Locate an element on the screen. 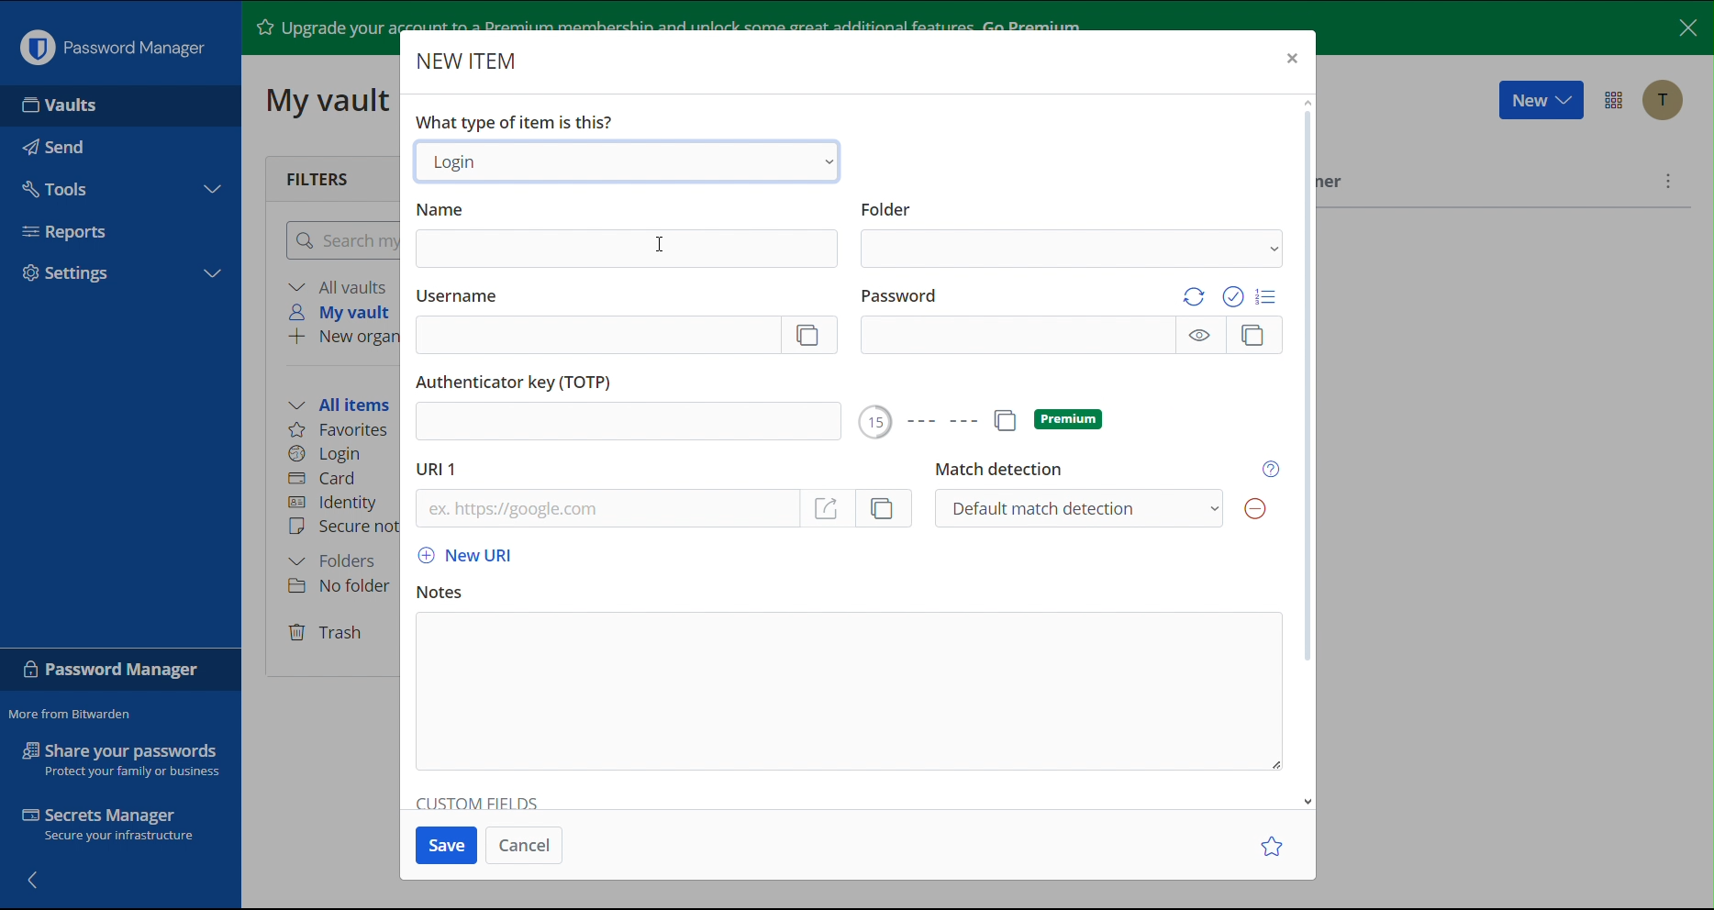 The width and height of the screenshot is (1714, 910). Identity is located at coordinates (330, 503).